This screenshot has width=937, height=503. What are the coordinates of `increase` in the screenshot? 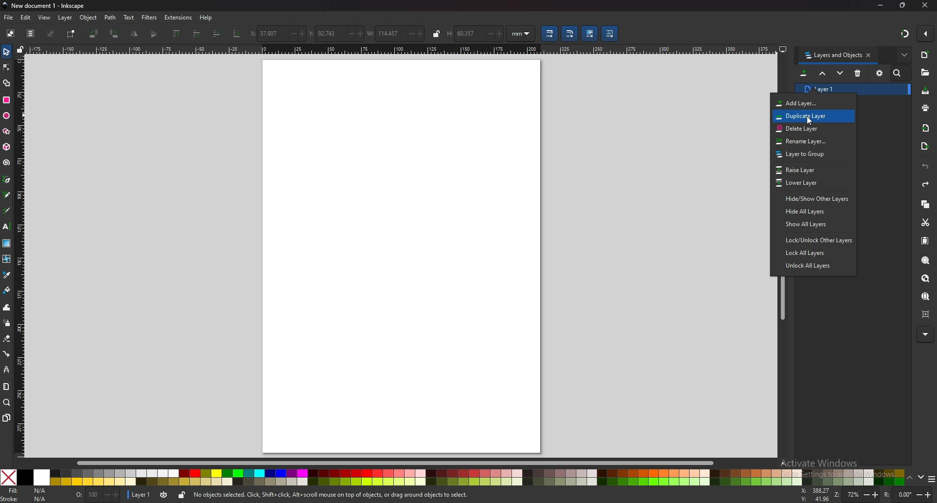 It's located at (499, 34).